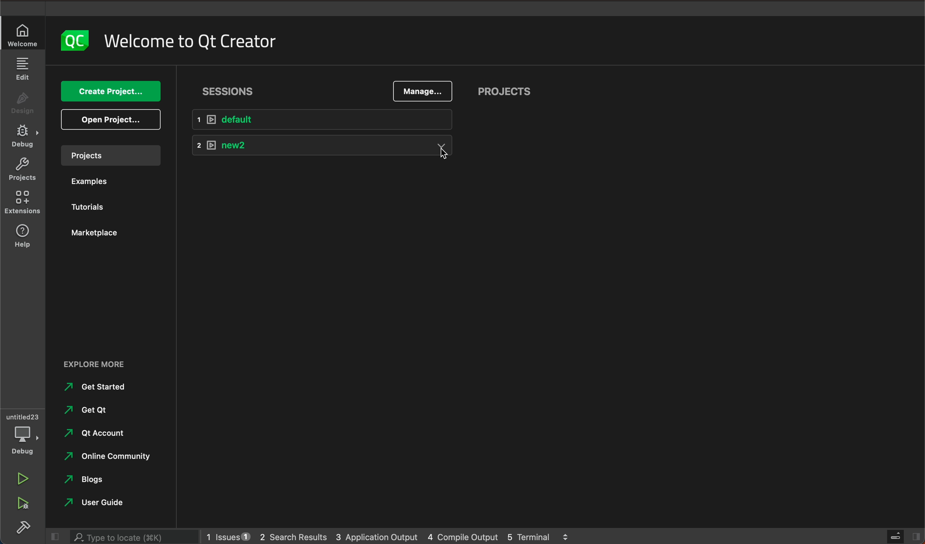 This screenshot has height=544, width=925. What do you see at coordinates (423, 91) in the screenshot?
I see `mange ` at bounding box center [423, 91].